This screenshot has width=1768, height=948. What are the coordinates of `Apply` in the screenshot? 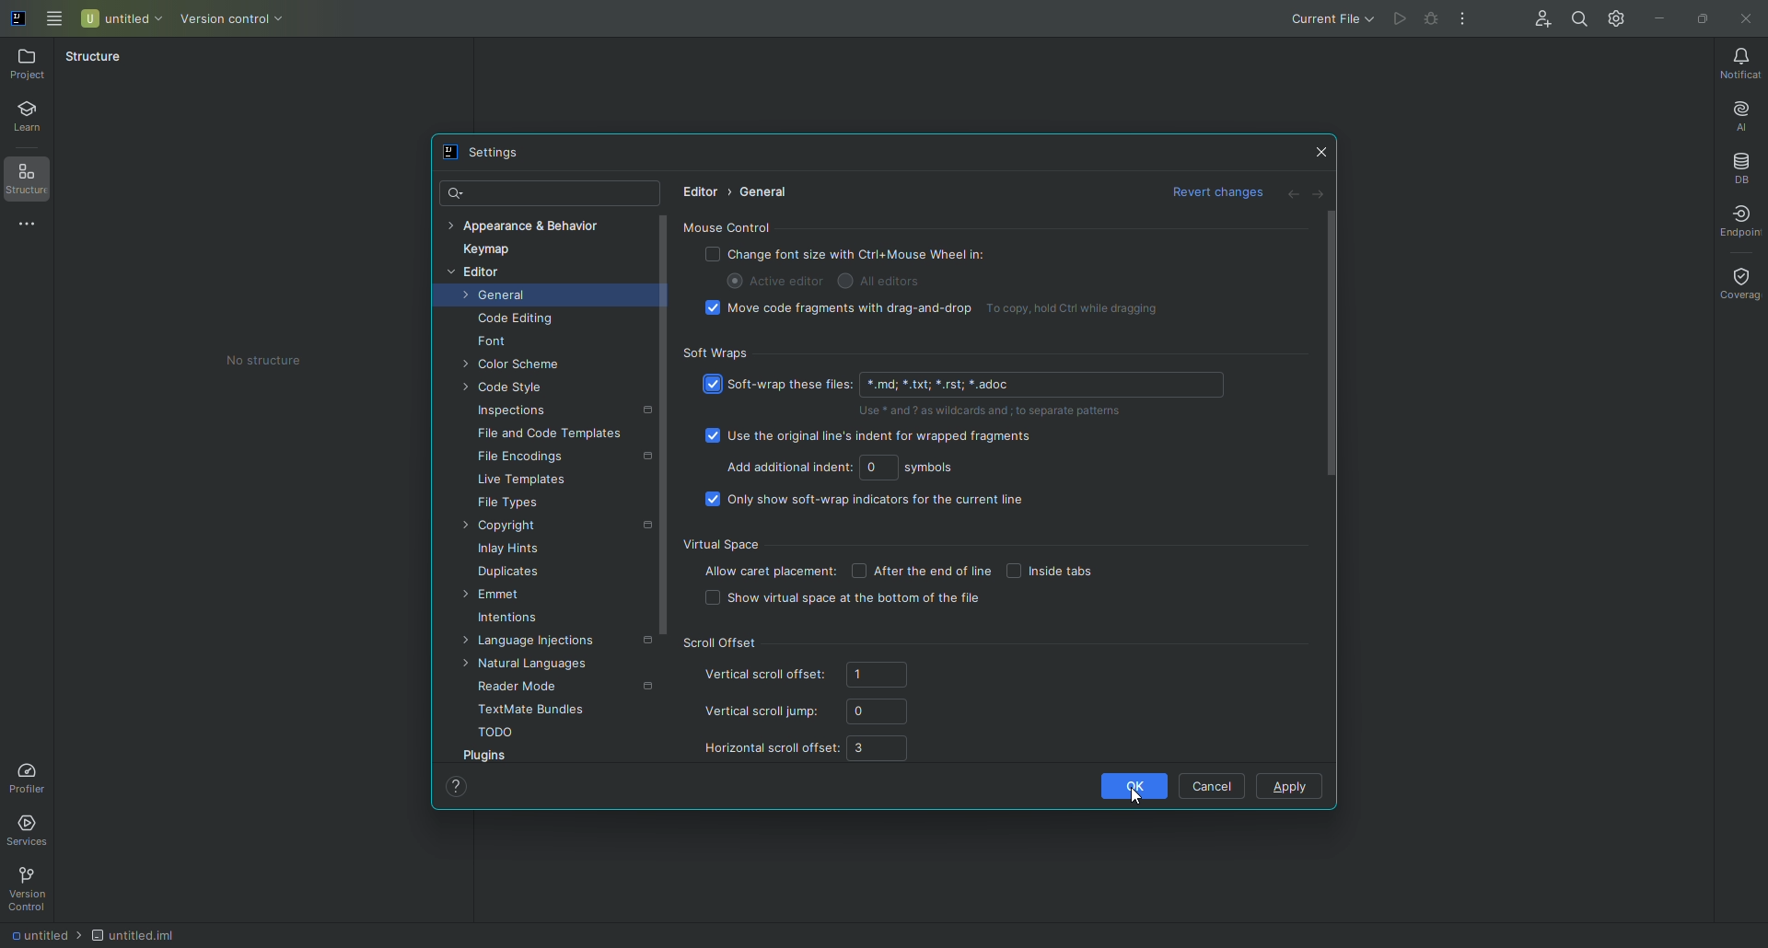 It's located at (1293, 786).